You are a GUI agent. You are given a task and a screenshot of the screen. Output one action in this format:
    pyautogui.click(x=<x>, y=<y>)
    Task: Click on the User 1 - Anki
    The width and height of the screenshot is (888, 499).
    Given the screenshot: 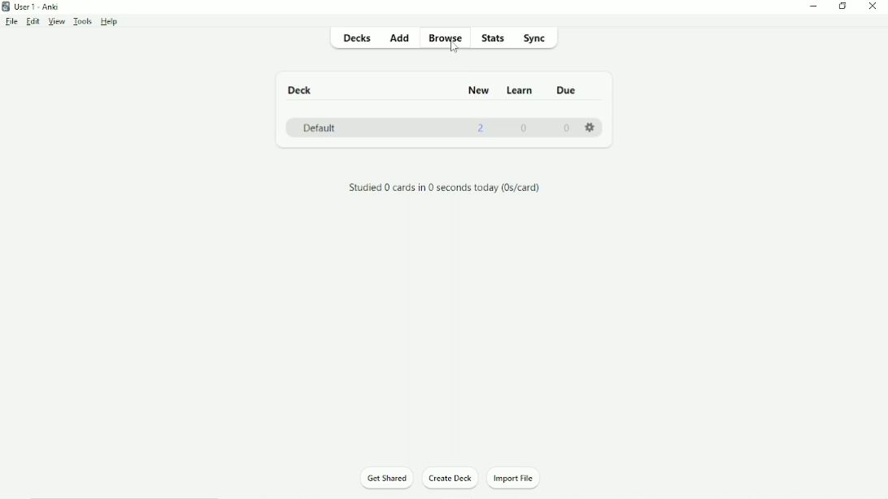 What is the action you would take?
    pyautogui.click(x=35, y=7)
    